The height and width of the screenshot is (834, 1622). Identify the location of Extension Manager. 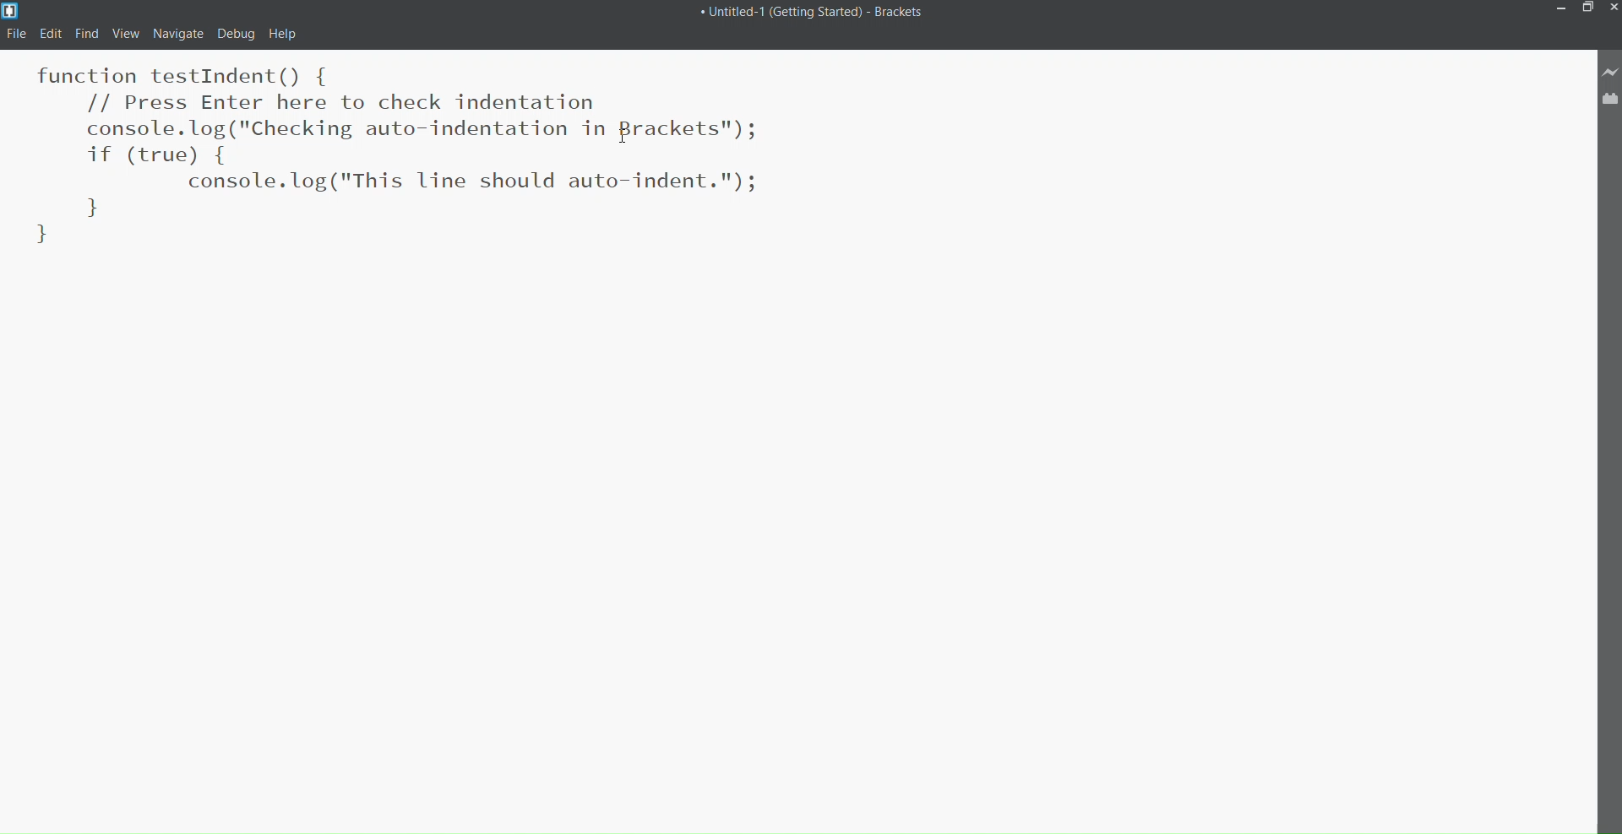
(1611, 98).